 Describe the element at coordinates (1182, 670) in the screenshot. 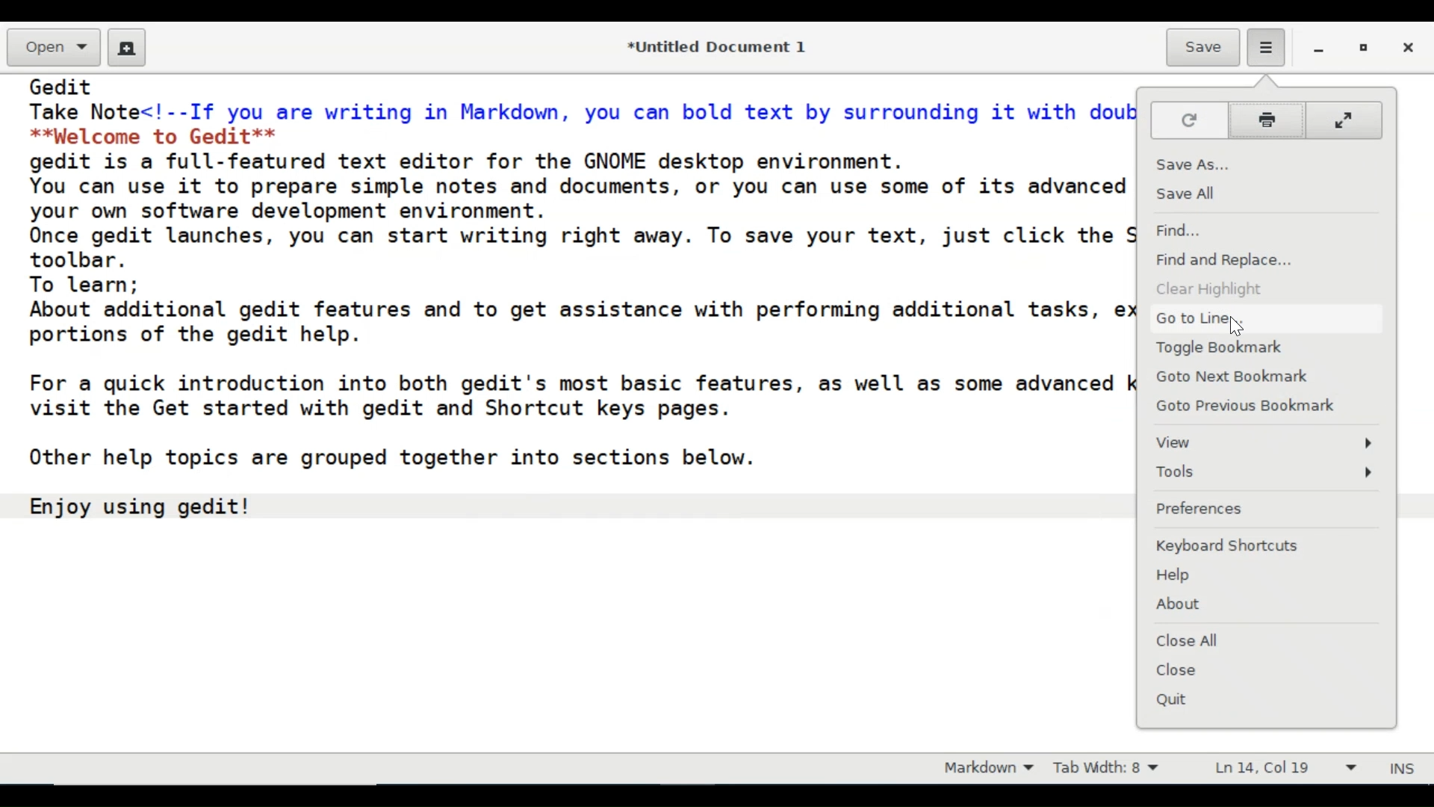

I see `Close` at that location.